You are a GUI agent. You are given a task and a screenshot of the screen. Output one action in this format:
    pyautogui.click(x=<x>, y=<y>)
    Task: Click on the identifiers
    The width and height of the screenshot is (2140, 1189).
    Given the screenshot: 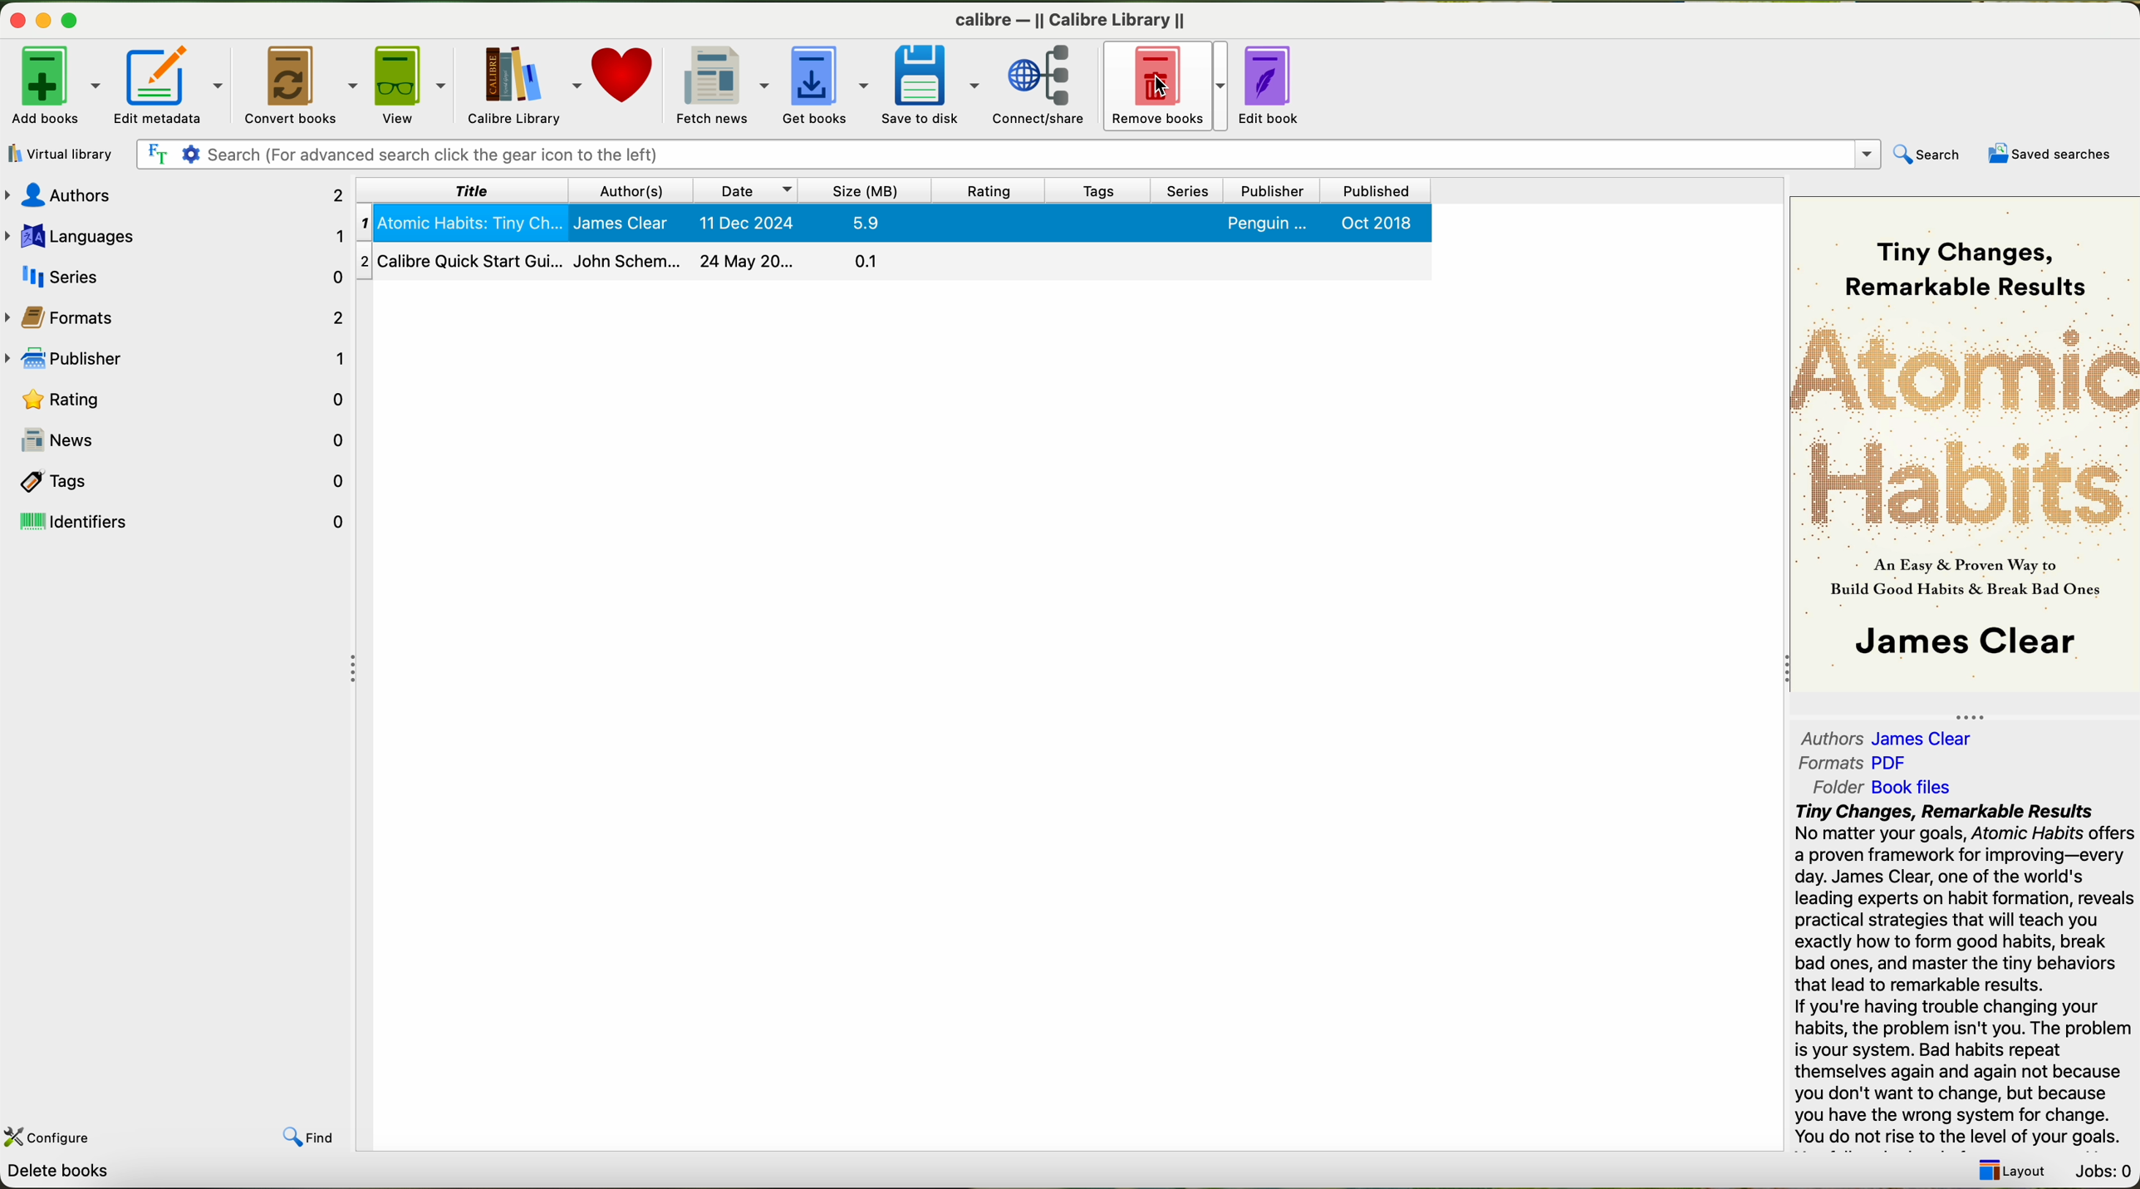 What is the action you would take?
    pyautogui.click(x=178, y=523)
    